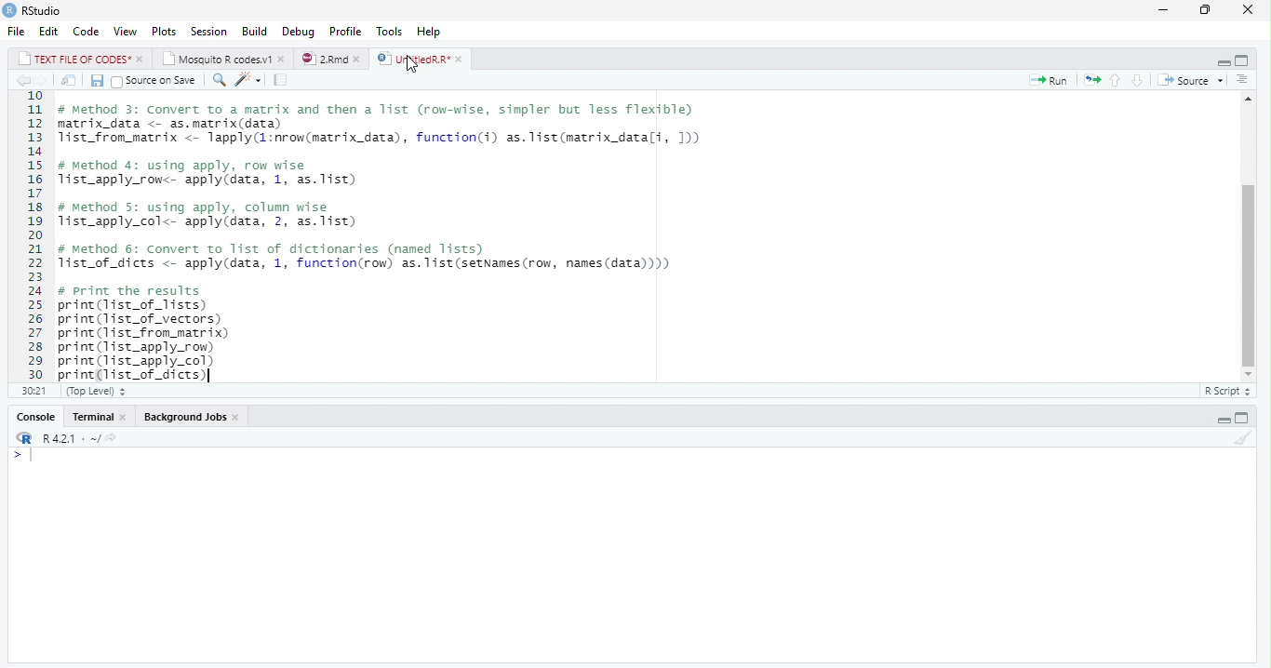  I want to click on Save, so click(96, 81).